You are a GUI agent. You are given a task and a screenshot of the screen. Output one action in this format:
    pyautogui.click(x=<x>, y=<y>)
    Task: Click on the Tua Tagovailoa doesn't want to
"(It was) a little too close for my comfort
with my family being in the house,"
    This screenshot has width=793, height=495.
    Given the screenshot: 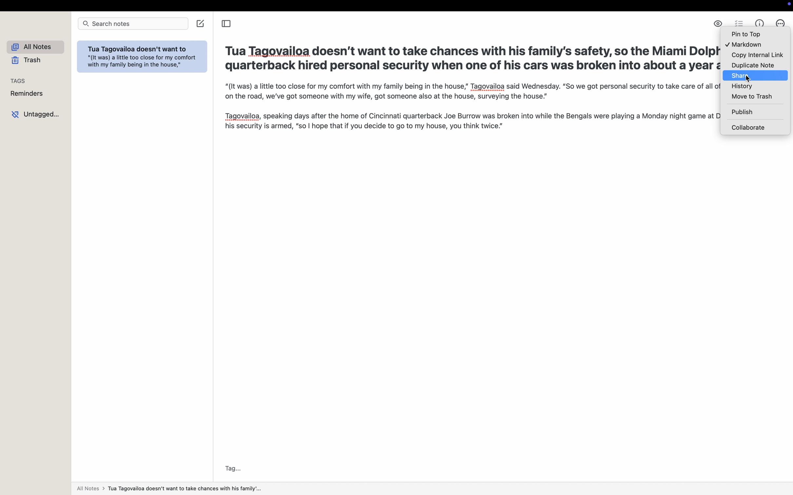 What is the action you would take?
    pyautogui.click(x=145, y=61)
    